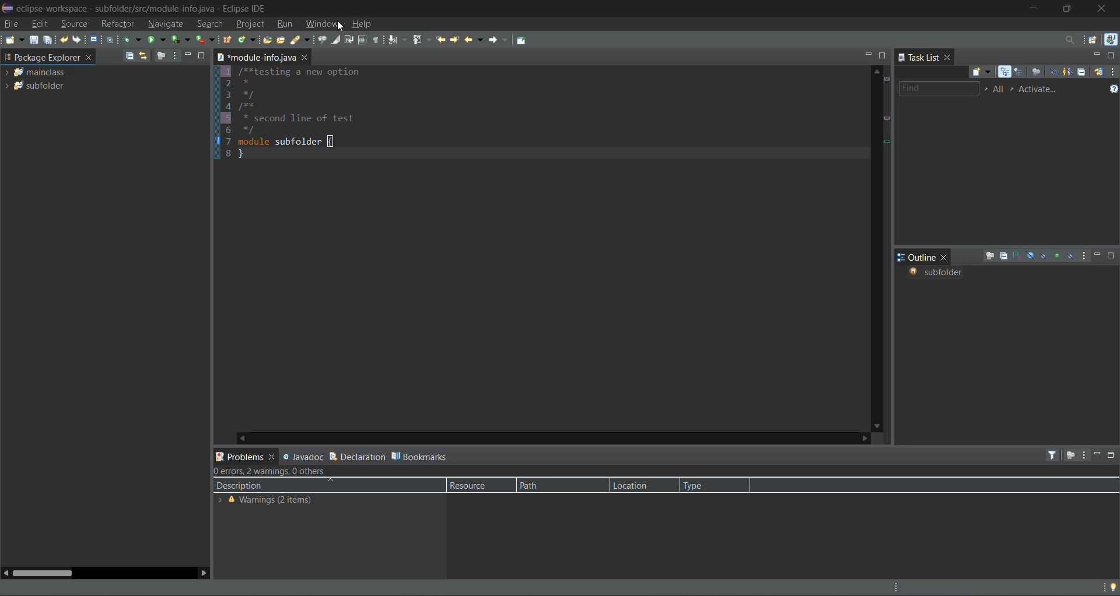 The height and width of the screenshot is (596, 1120). What do you see at coordinates (203, 56) in the screenshot?
I see `maximize` at bounding box center [203, 56].